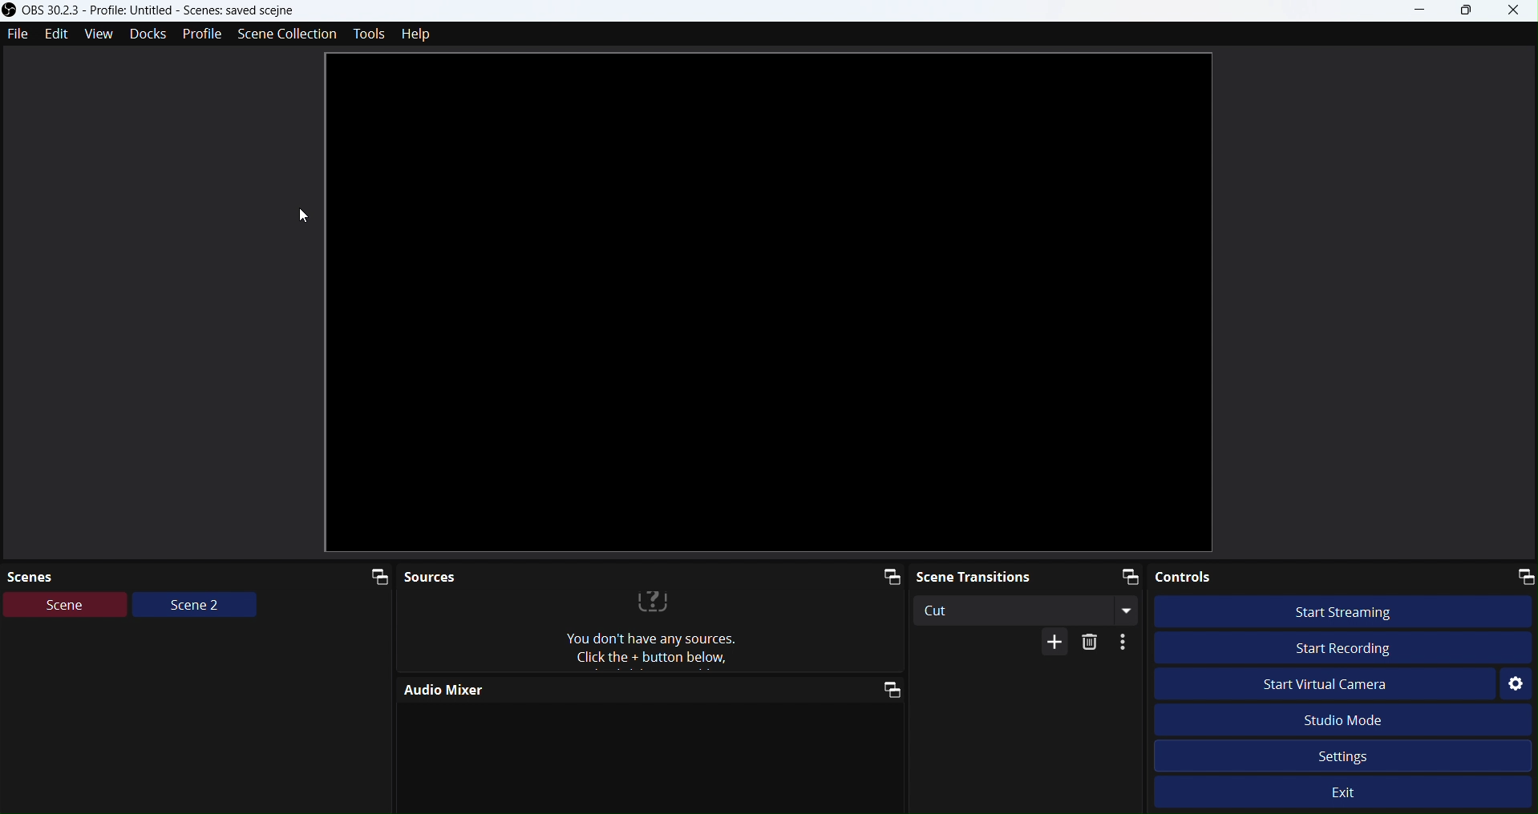 This screenshot has width=1538, height=814. Describe the element at coordinates (1419, 10) in the screenshot. I see `minimize` at that location.